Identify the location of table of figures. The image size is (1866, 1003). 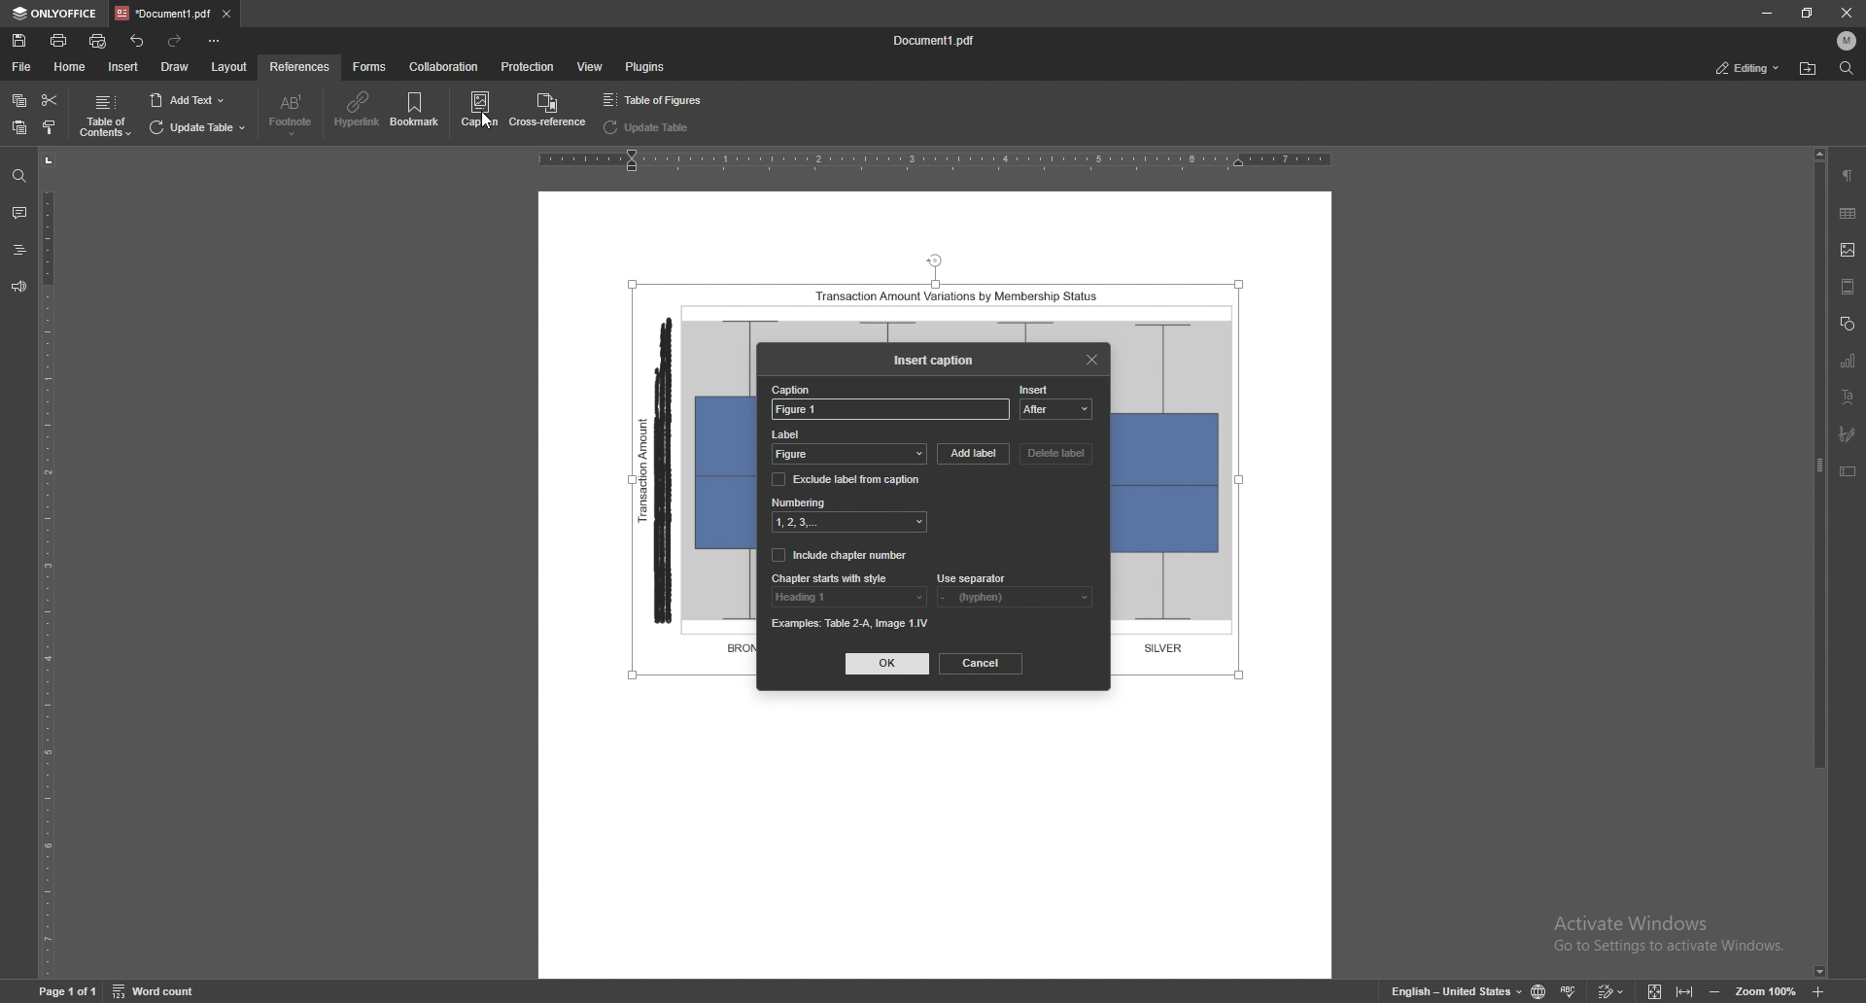
(657, 100).